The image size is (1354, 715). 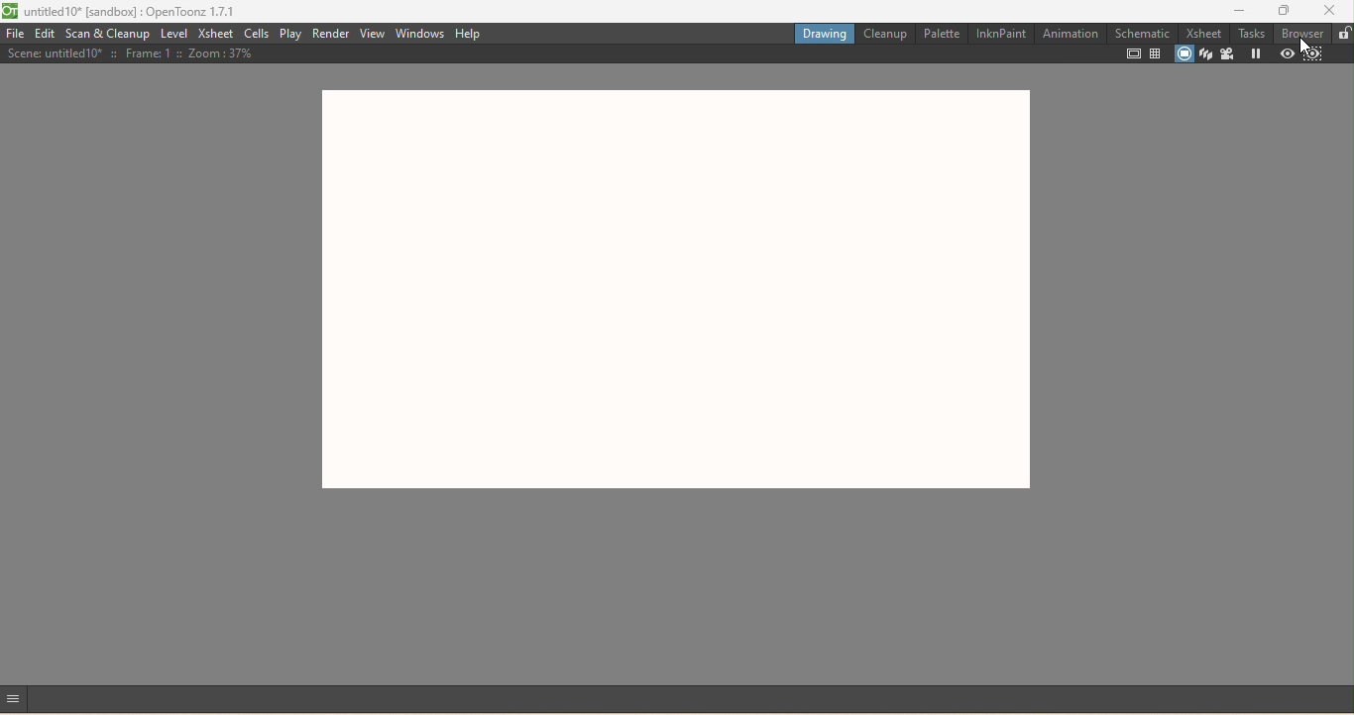 What do you see at coordinates (1252, 32) in the screenshot?
I see `Tasks` at bounding box center [1252, 32].